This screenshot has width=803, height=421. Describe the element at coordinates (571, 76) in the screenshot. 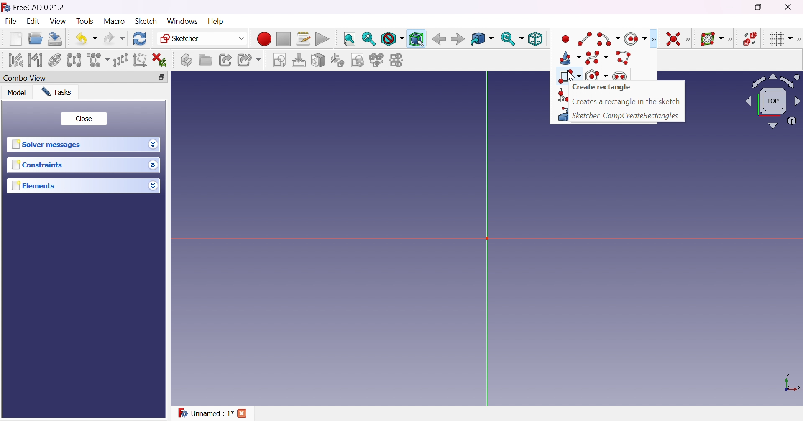

I see `cursor` at that location.